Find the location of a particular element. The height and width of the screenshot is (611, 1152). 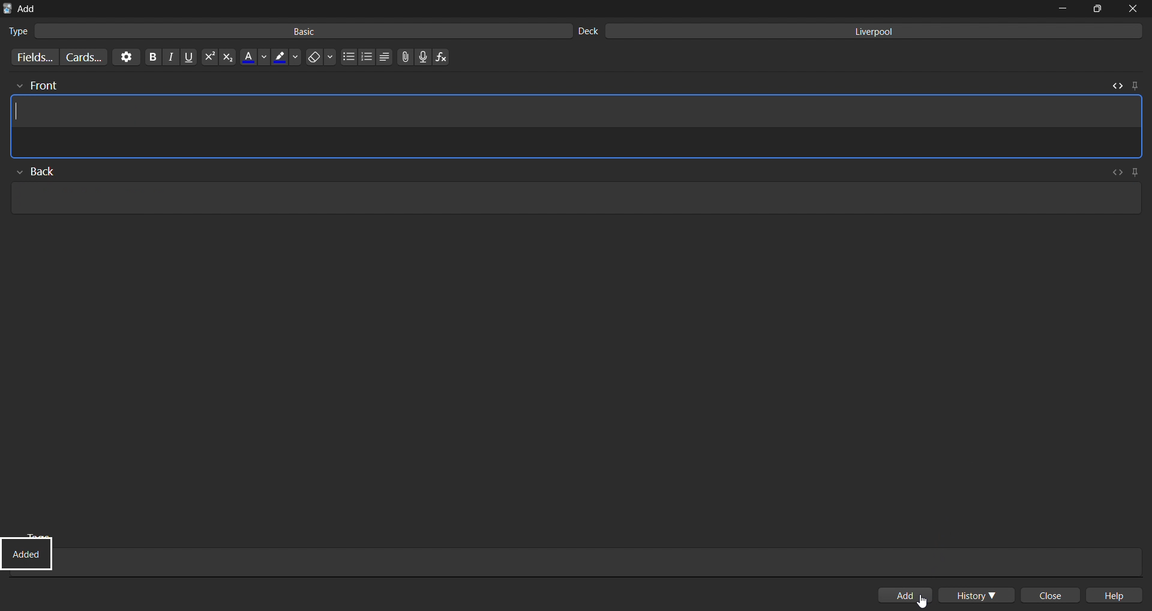

italic is located at coordinates (170, 58).